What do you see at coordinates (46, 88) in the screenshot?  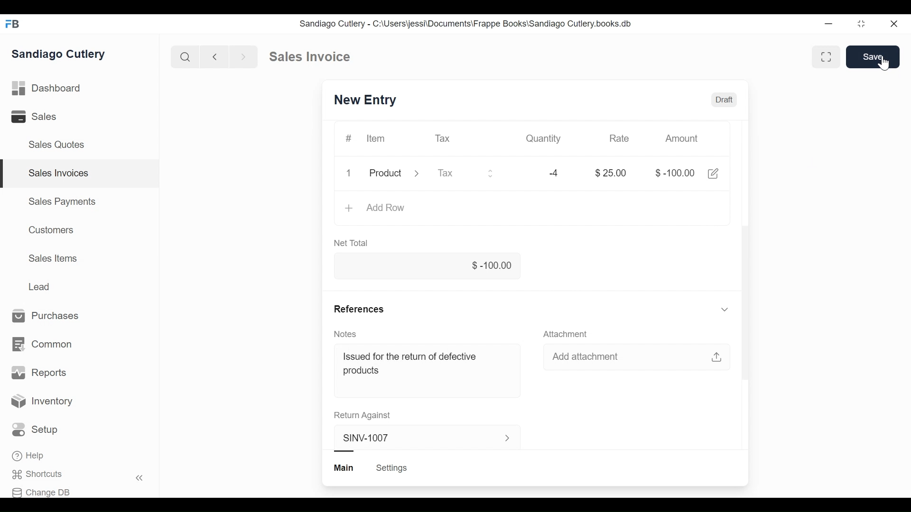 I see `Dashboard` at bounding box center [46, 88].